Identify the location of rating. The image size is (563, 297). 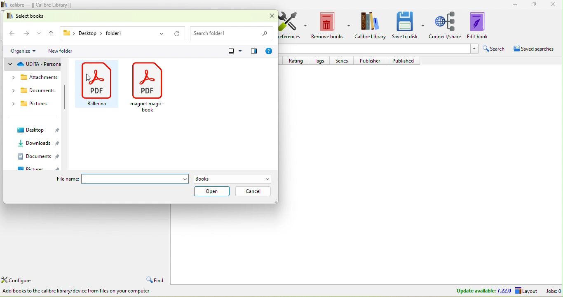
(298, 60).